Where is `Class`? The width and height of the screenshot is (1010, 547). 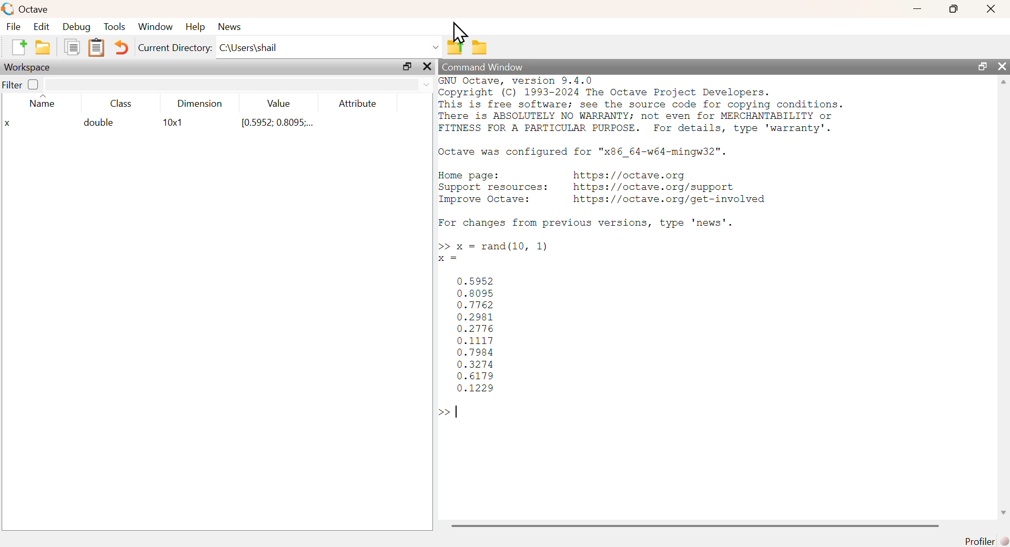 Class is located at coordinates (125, 104).